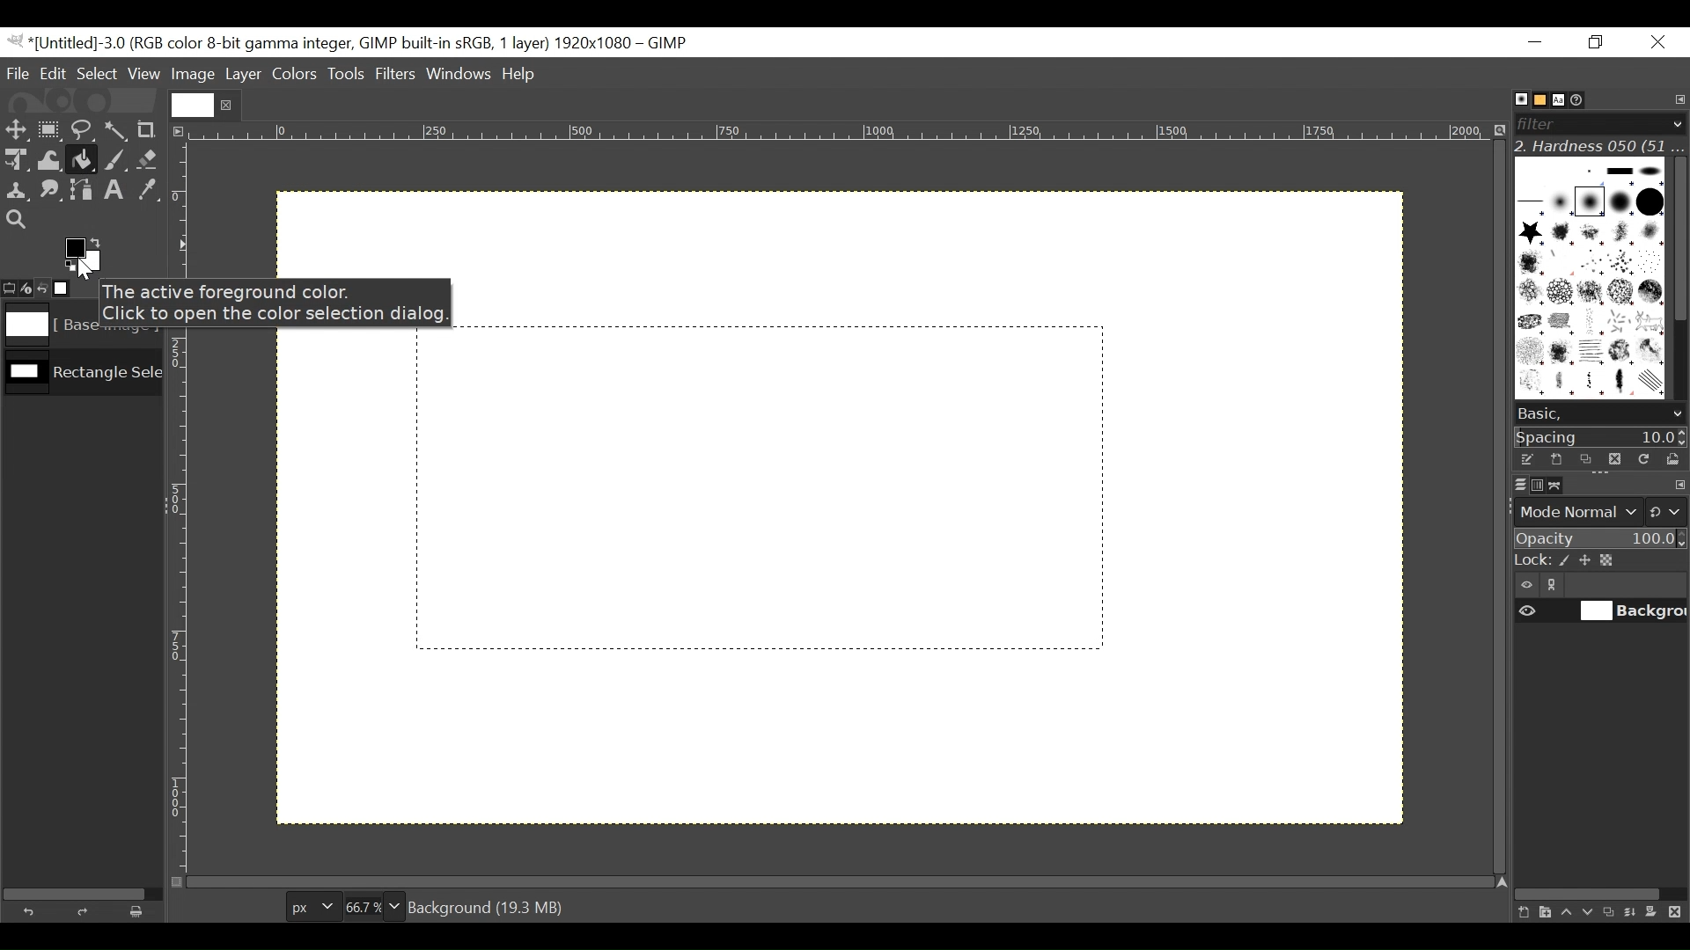 This screenshot has height=950, width=1690. I want to click on Text tool, so click(117, 192).